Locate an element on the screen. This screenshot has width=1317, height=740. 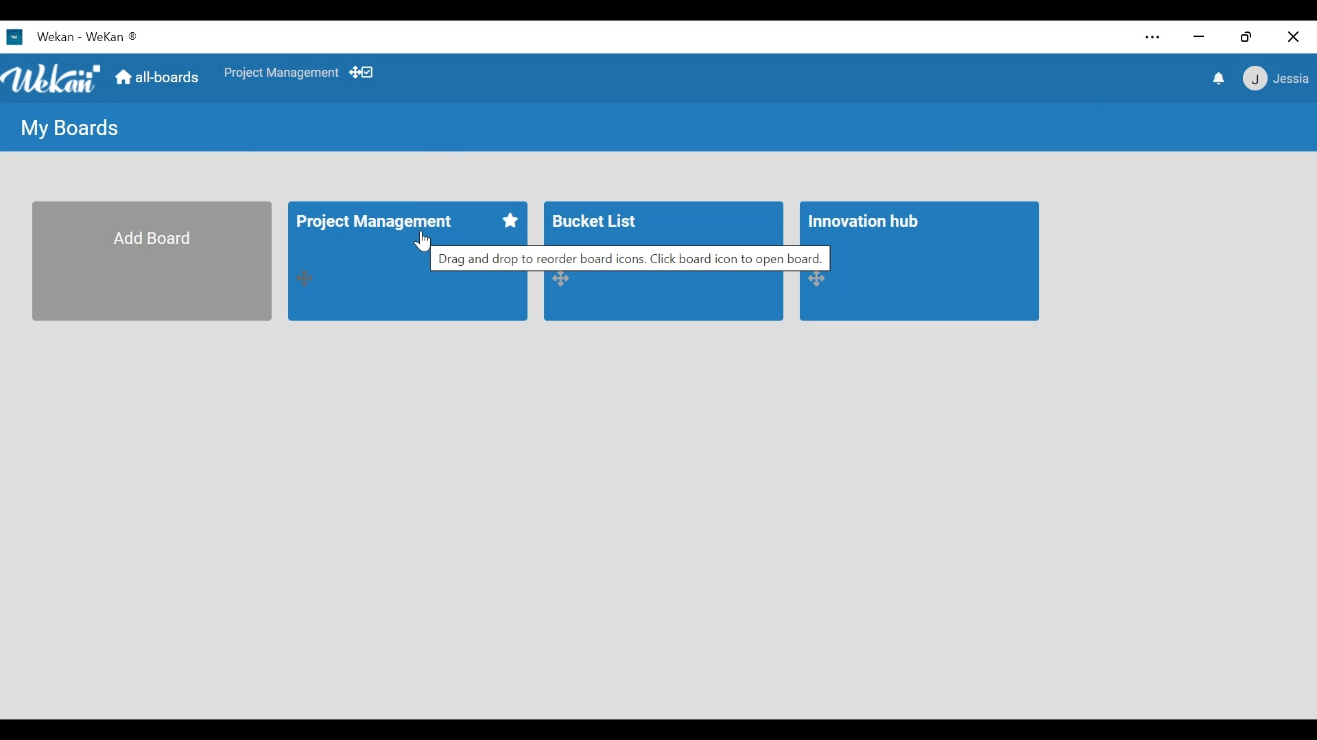
Wekan Desktop icon is located at coordinates (38, 36).